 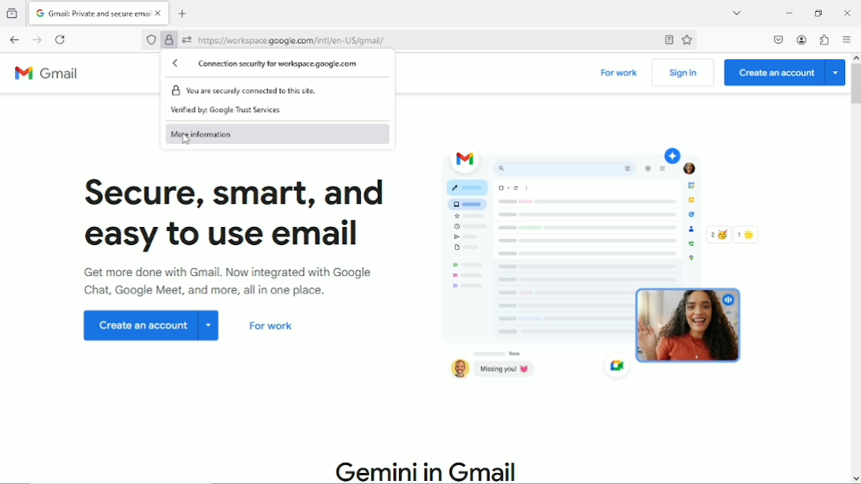 I want to click on New tab, so click(x=184, y=12).